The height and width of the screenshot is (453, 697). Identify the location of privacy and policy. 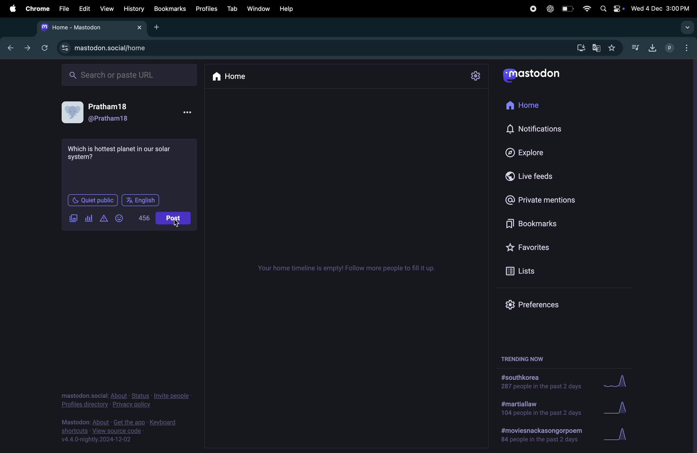
(124, 399).